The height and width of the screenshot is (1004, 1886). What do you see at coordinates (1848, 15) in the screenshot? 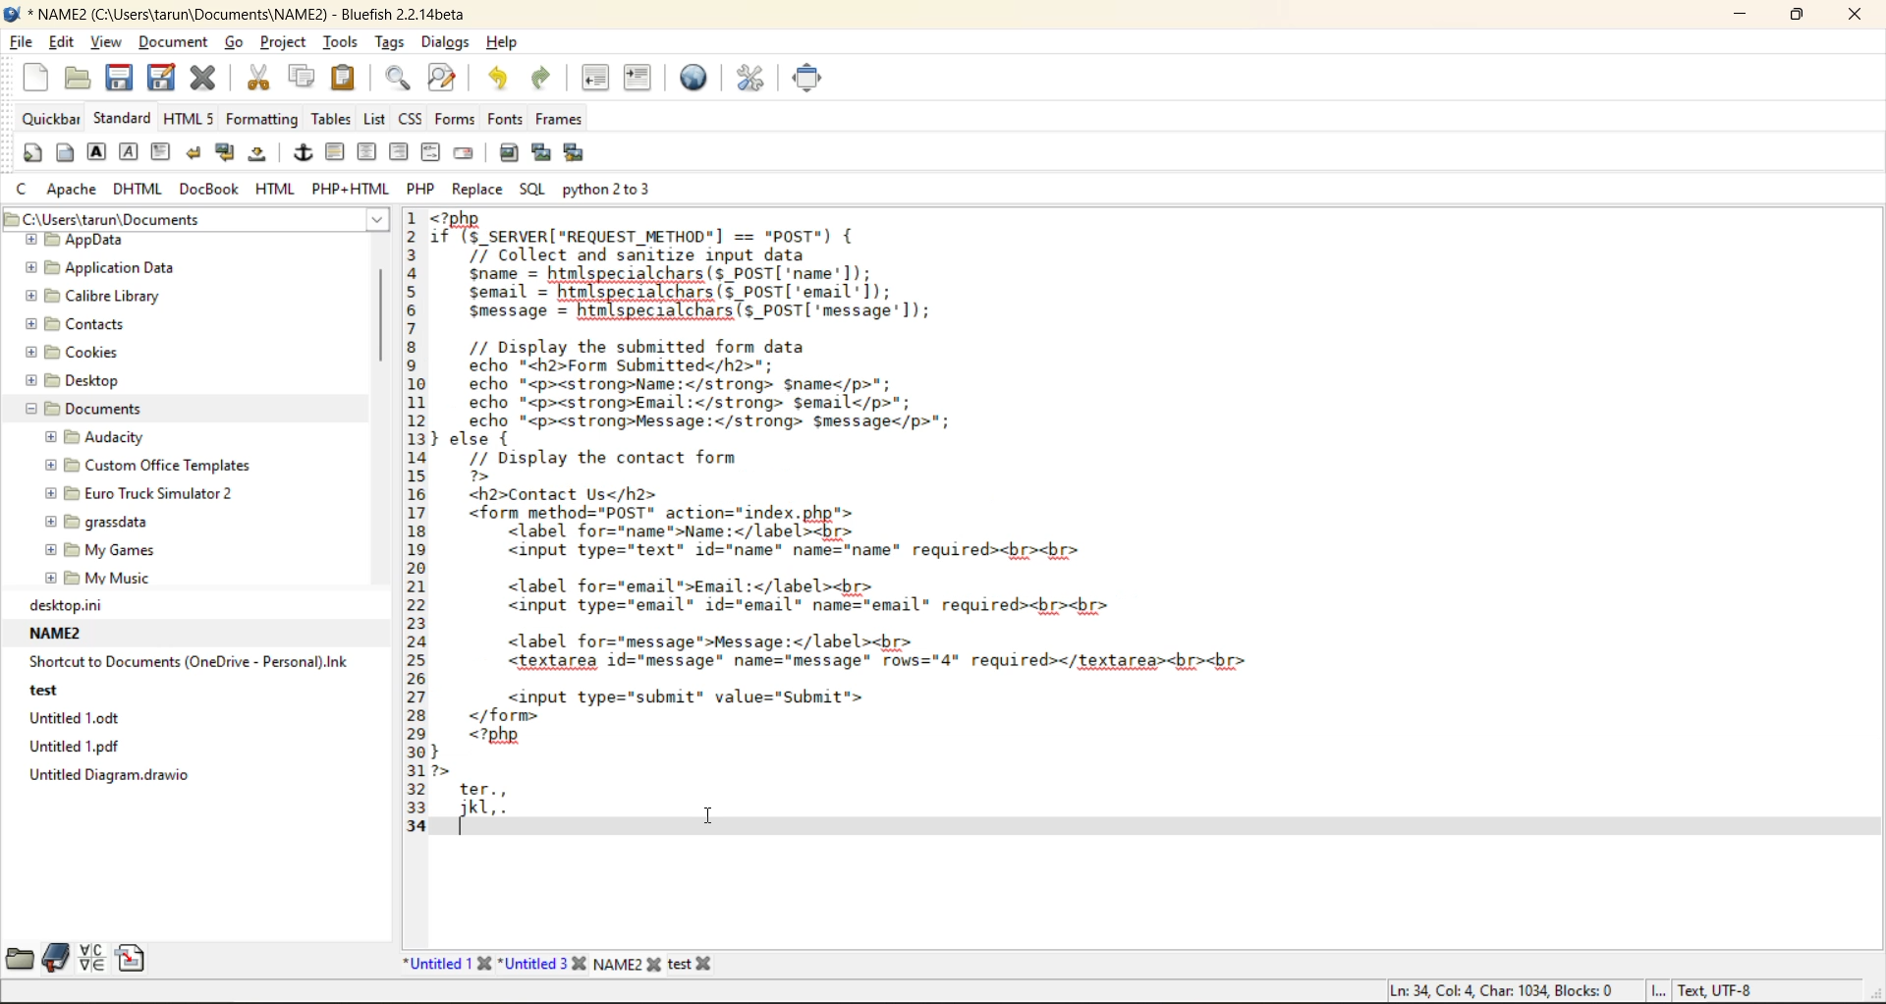
I see `close` at bounding box center [1848, 15].